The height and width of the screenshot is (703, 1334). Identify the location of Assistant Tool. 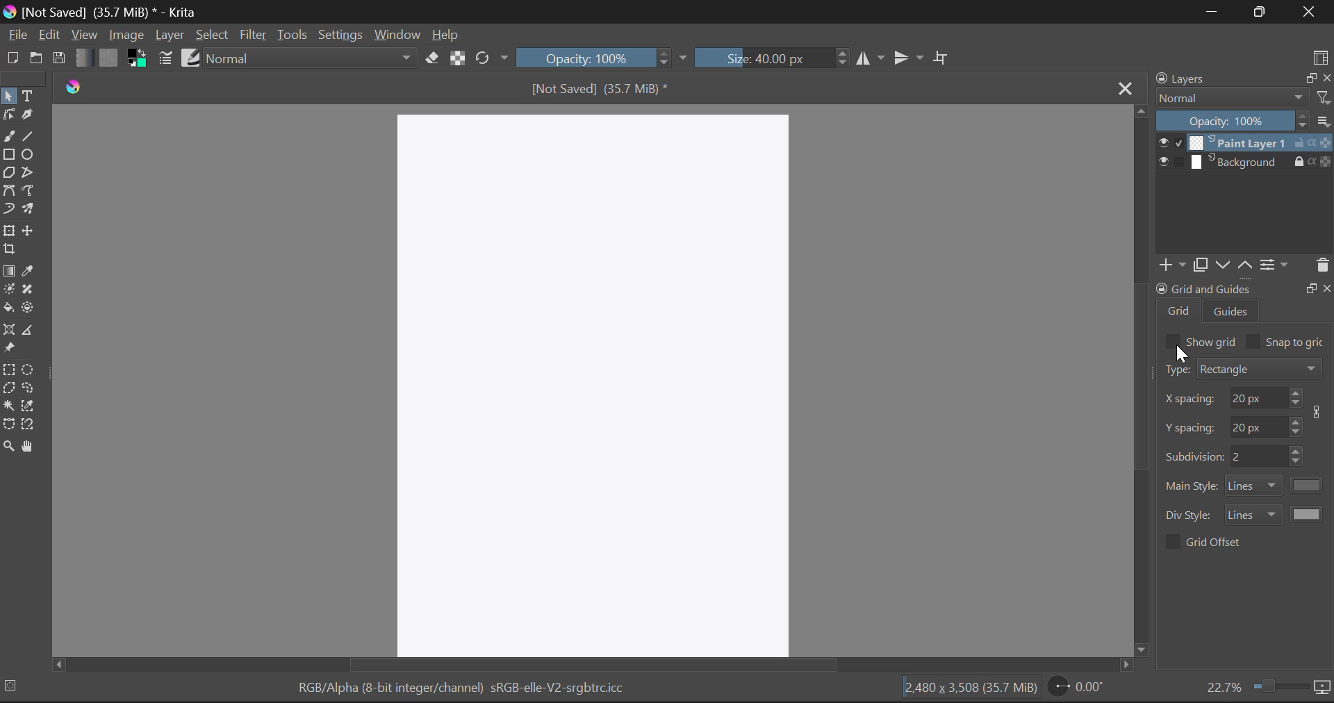
(10, 331).